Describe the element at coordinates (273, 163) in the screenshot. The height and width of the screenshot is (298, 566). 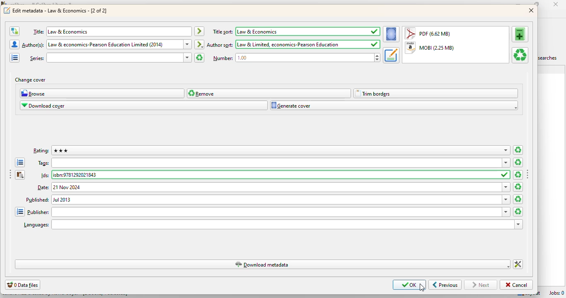
I see `tags: ` at that location.